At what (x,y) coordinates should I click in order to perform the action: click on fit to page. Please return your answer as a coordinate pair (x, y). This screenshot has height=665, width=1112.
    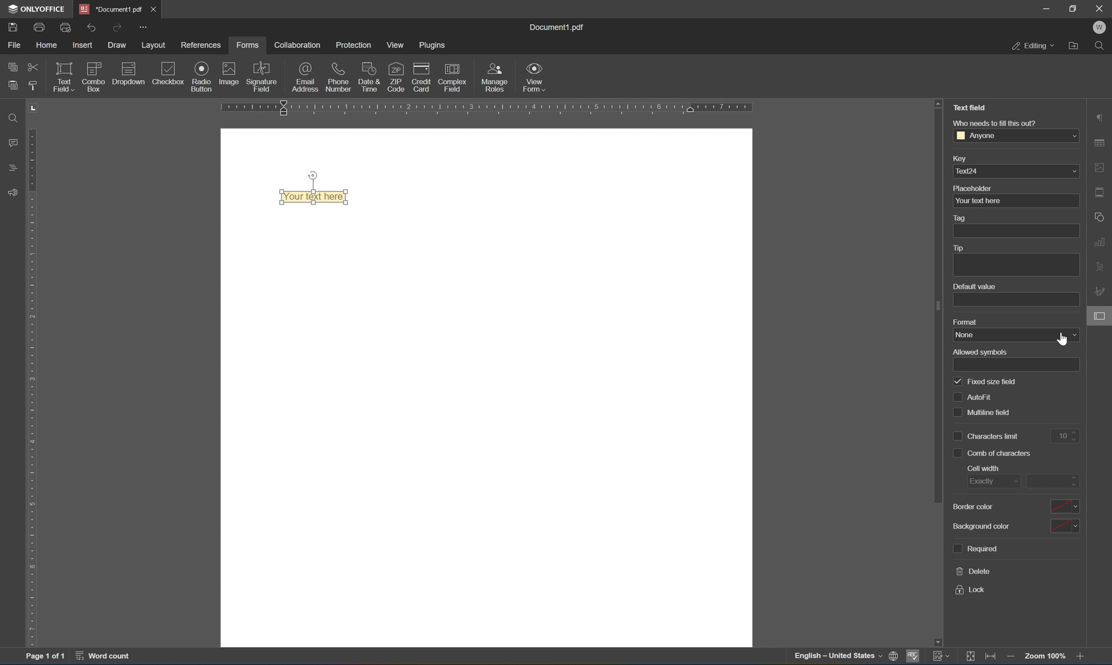
    Looking at the image, I should click on (970, 656).